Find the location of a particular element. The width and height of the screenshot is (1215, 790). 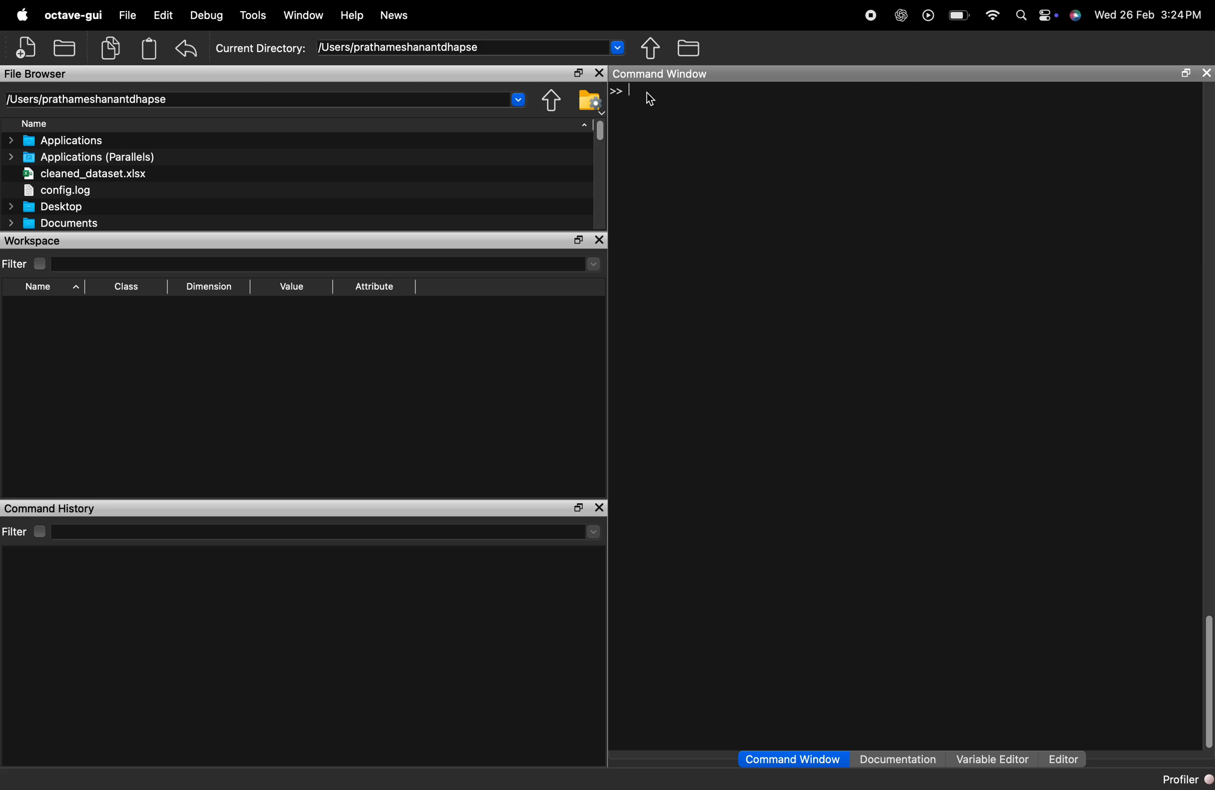

Debug is located at coordinates (204, 16).